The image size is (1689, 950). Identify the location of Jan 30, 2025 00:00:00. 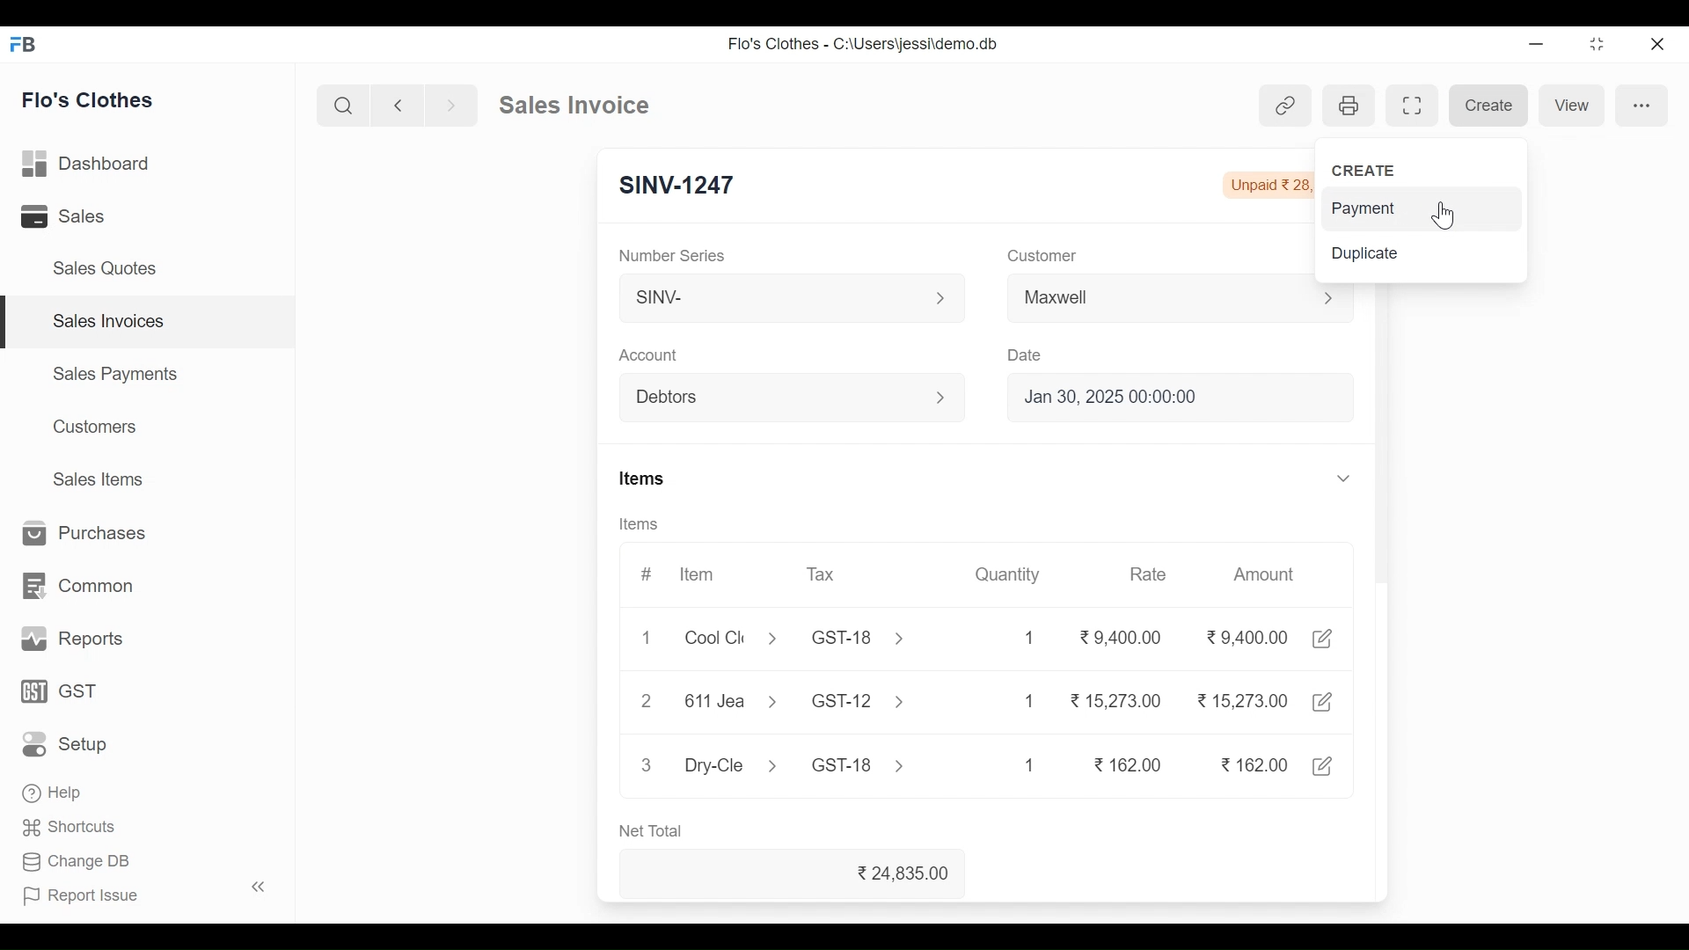
(1183, 396).